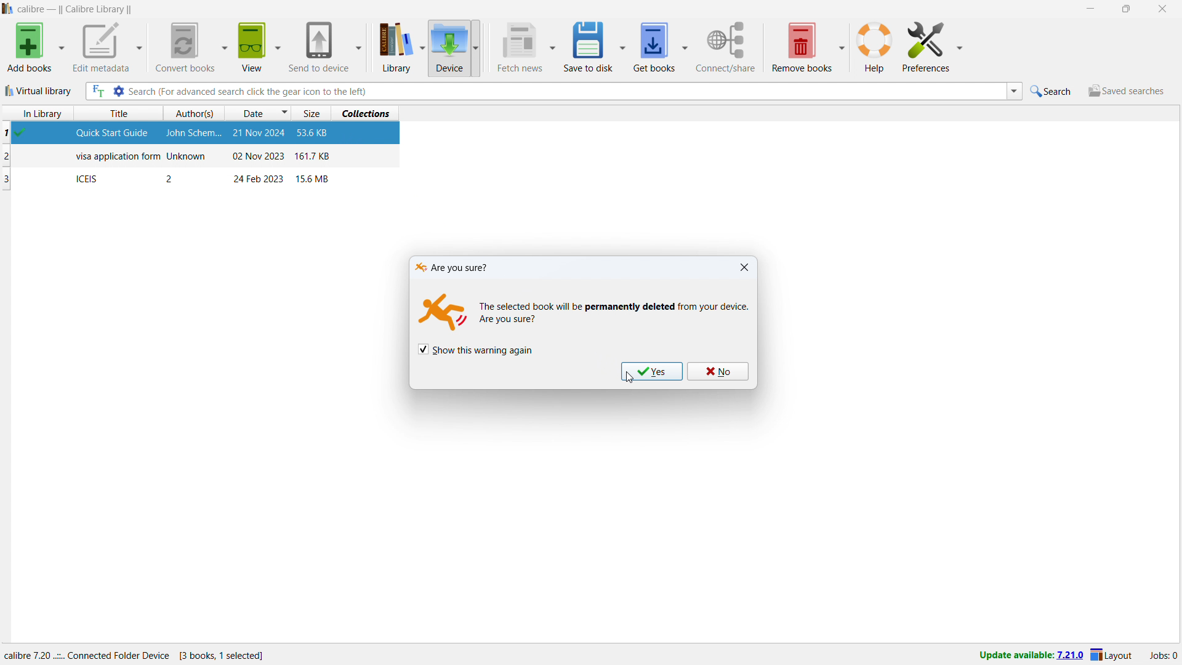  I want to click on save to disk options, so click(622, 45).